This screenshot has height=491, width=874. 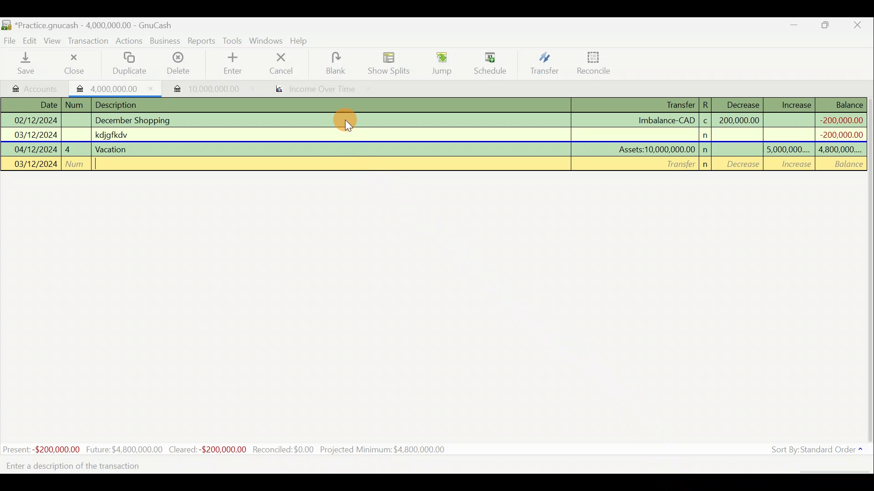 I want to click on Sort by, so click(x=819, y=451).